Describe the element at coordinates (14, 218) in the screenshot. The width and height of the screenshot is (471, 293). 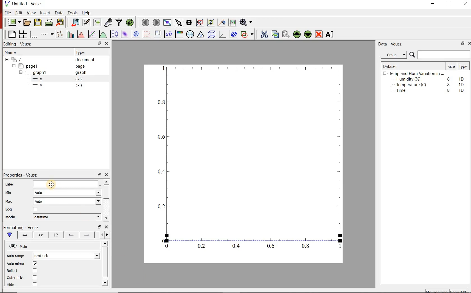
I see `Mode` at that location.